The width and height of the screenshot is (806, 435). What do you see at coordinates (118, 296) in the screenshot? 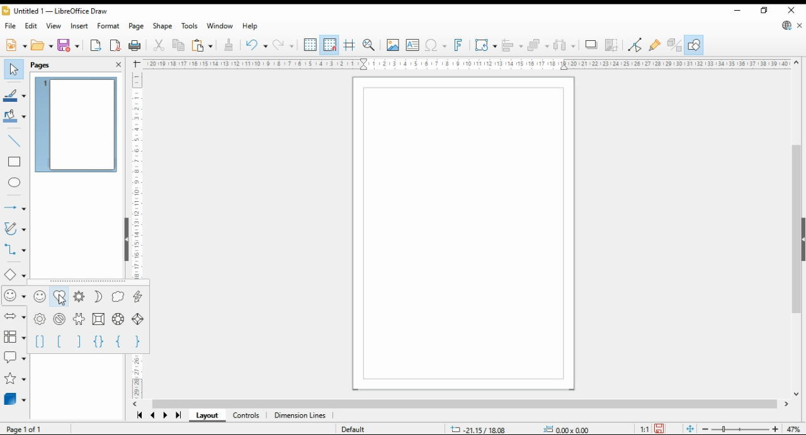
I see `clouds` at bounding box center [118, 296].